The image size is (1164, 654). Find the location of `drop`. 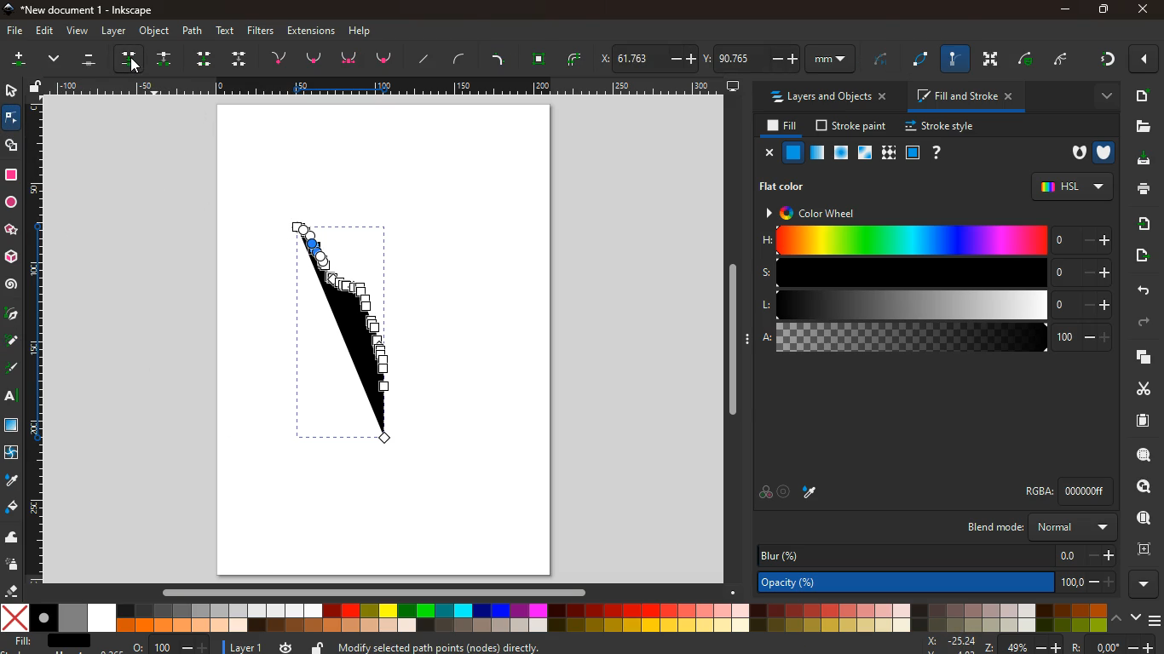

drop is located at coordinates (813, 494).